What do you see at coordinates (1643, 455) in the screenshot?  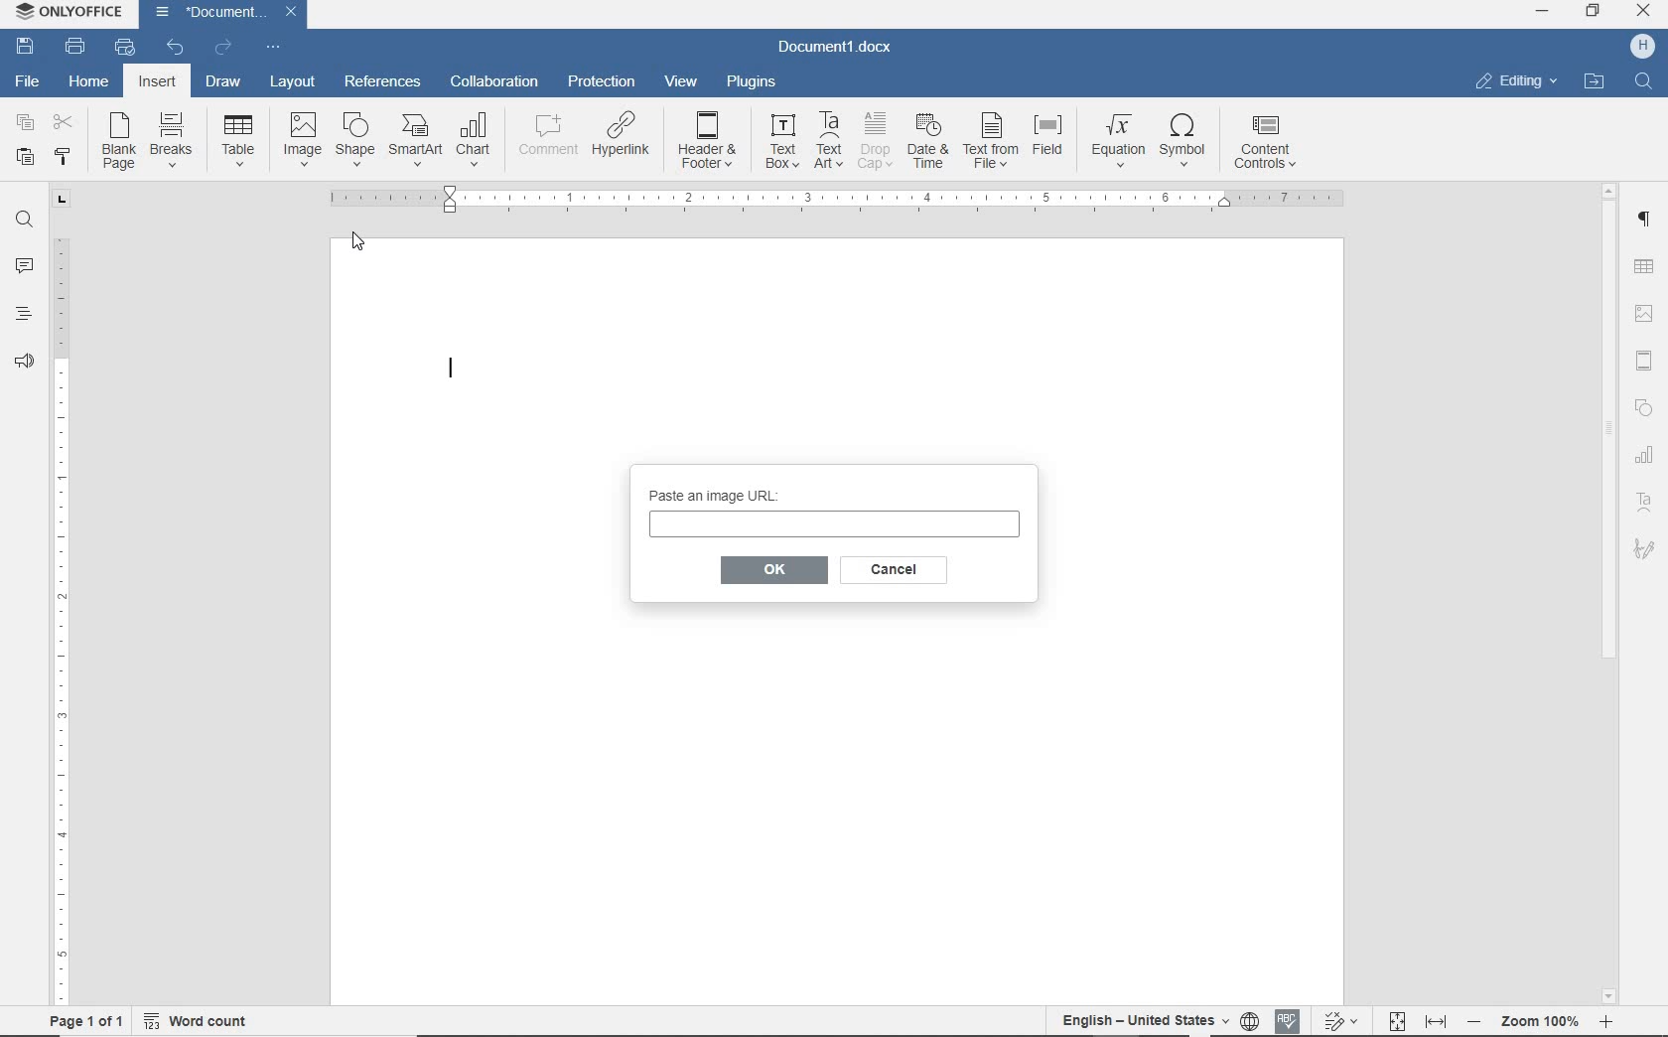 I see `chart` at bounding box center [1643, 455].